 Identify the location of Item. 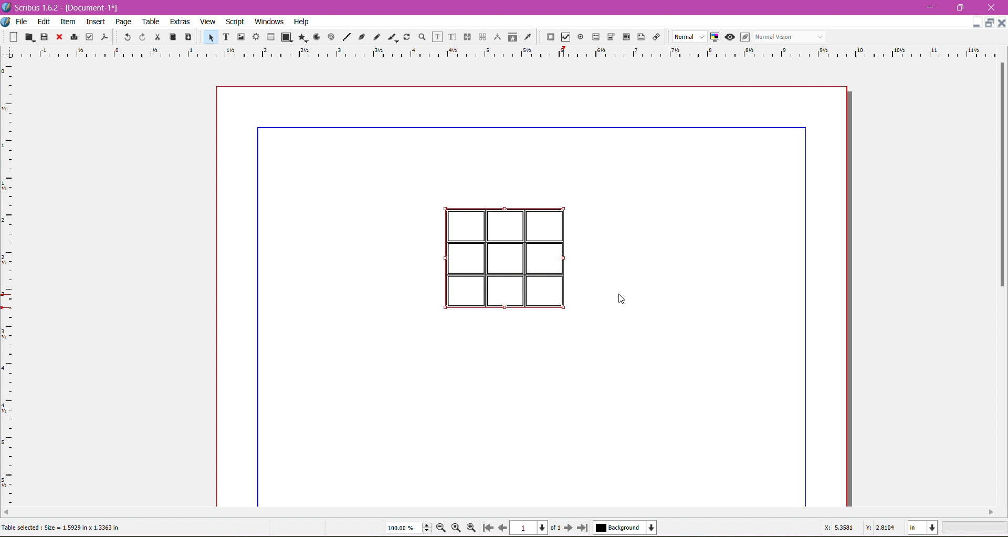
(68, 22).